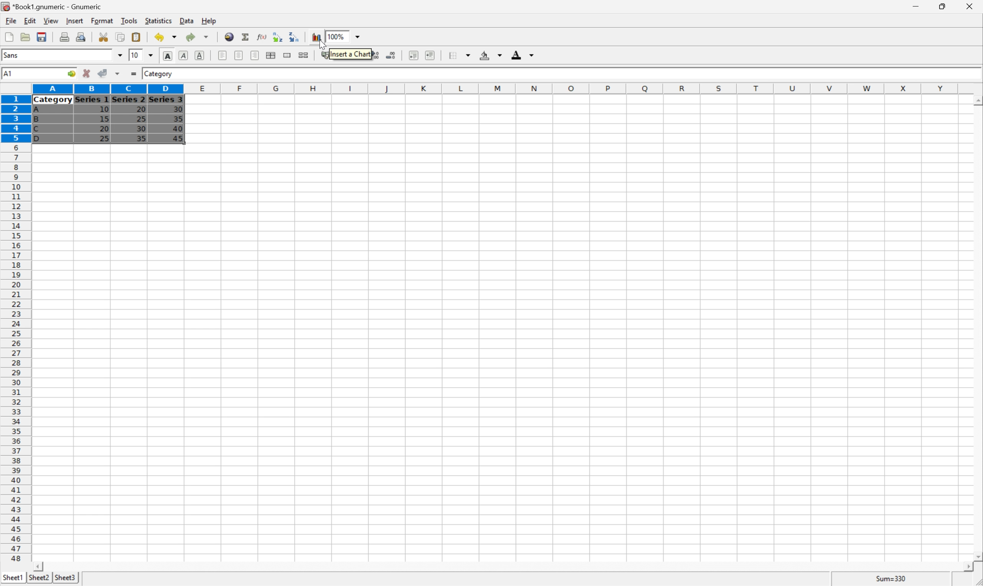  Describe the element at coordinates (40, 567) in the screenshot. I see `Scroll Left` at that location.